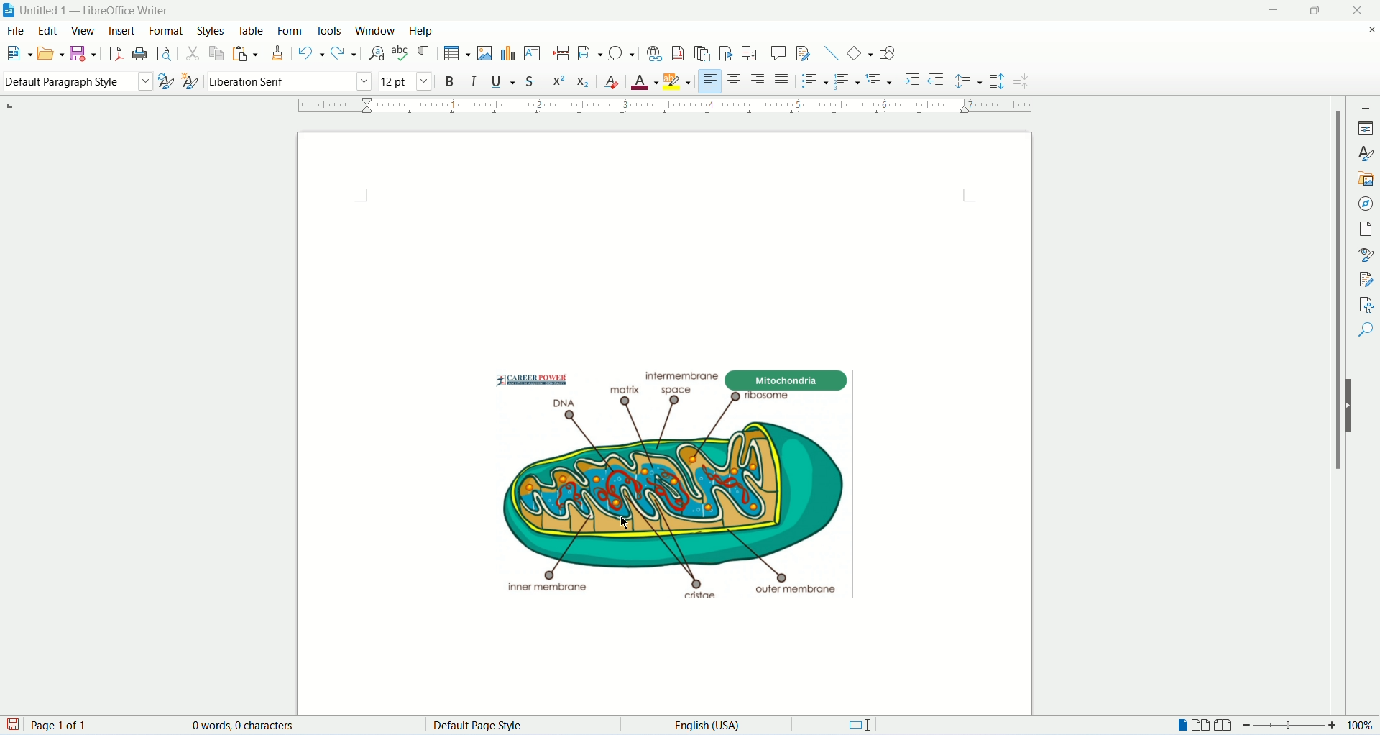 This screenshot has height=735, width=1380. What do you see at coordinates (242, 725) in the screenshot?
I see `0 words, 0 characters` at bounding box center [242, 725].